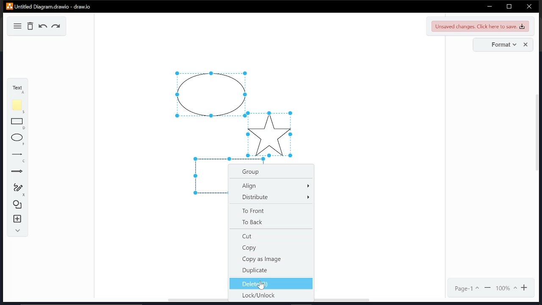 The image size is (542, 305). Describe the element at coordinates (17, 26) in the screenshot. I see `diagram` at that location.